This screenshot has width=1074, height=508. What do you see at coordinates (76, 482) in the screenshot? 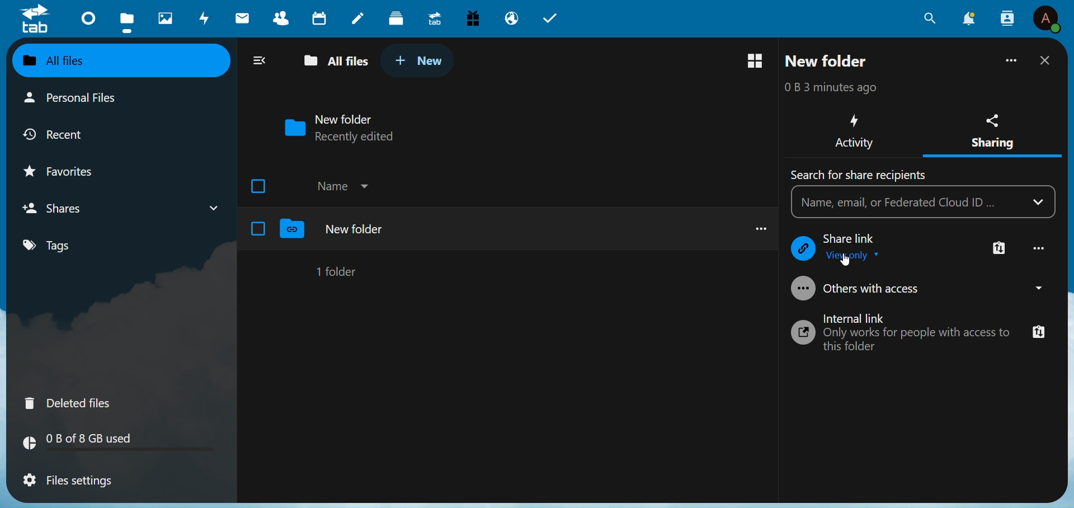
I see `File Settings` at bounding box center [76, 482].